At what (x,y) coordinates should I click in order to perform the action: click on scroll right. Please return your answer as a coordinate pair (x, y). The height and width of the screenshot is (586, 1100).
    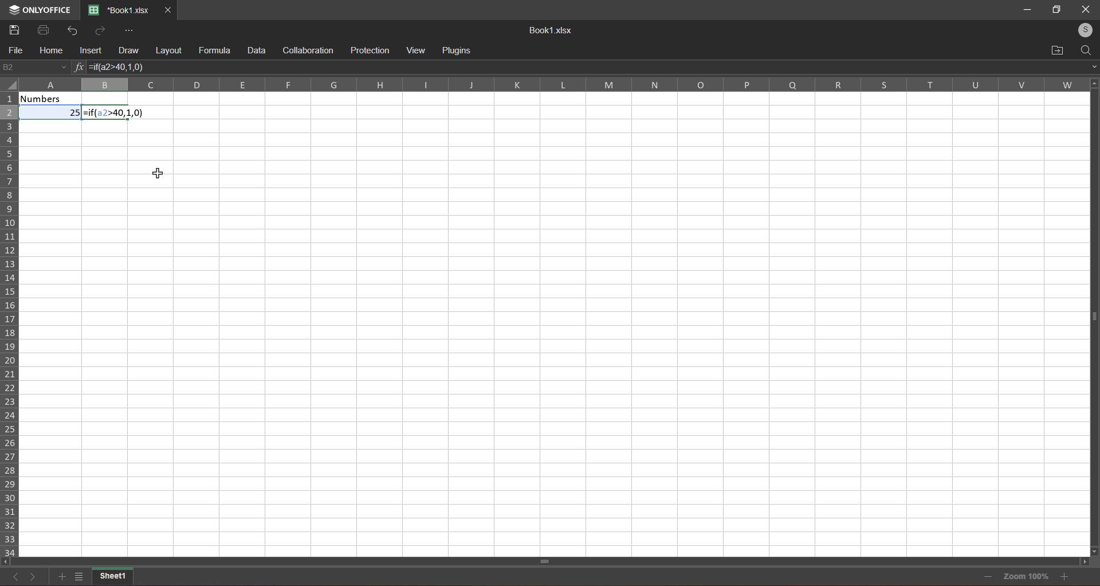
    Looking at the image, I should click on (1087, 563).